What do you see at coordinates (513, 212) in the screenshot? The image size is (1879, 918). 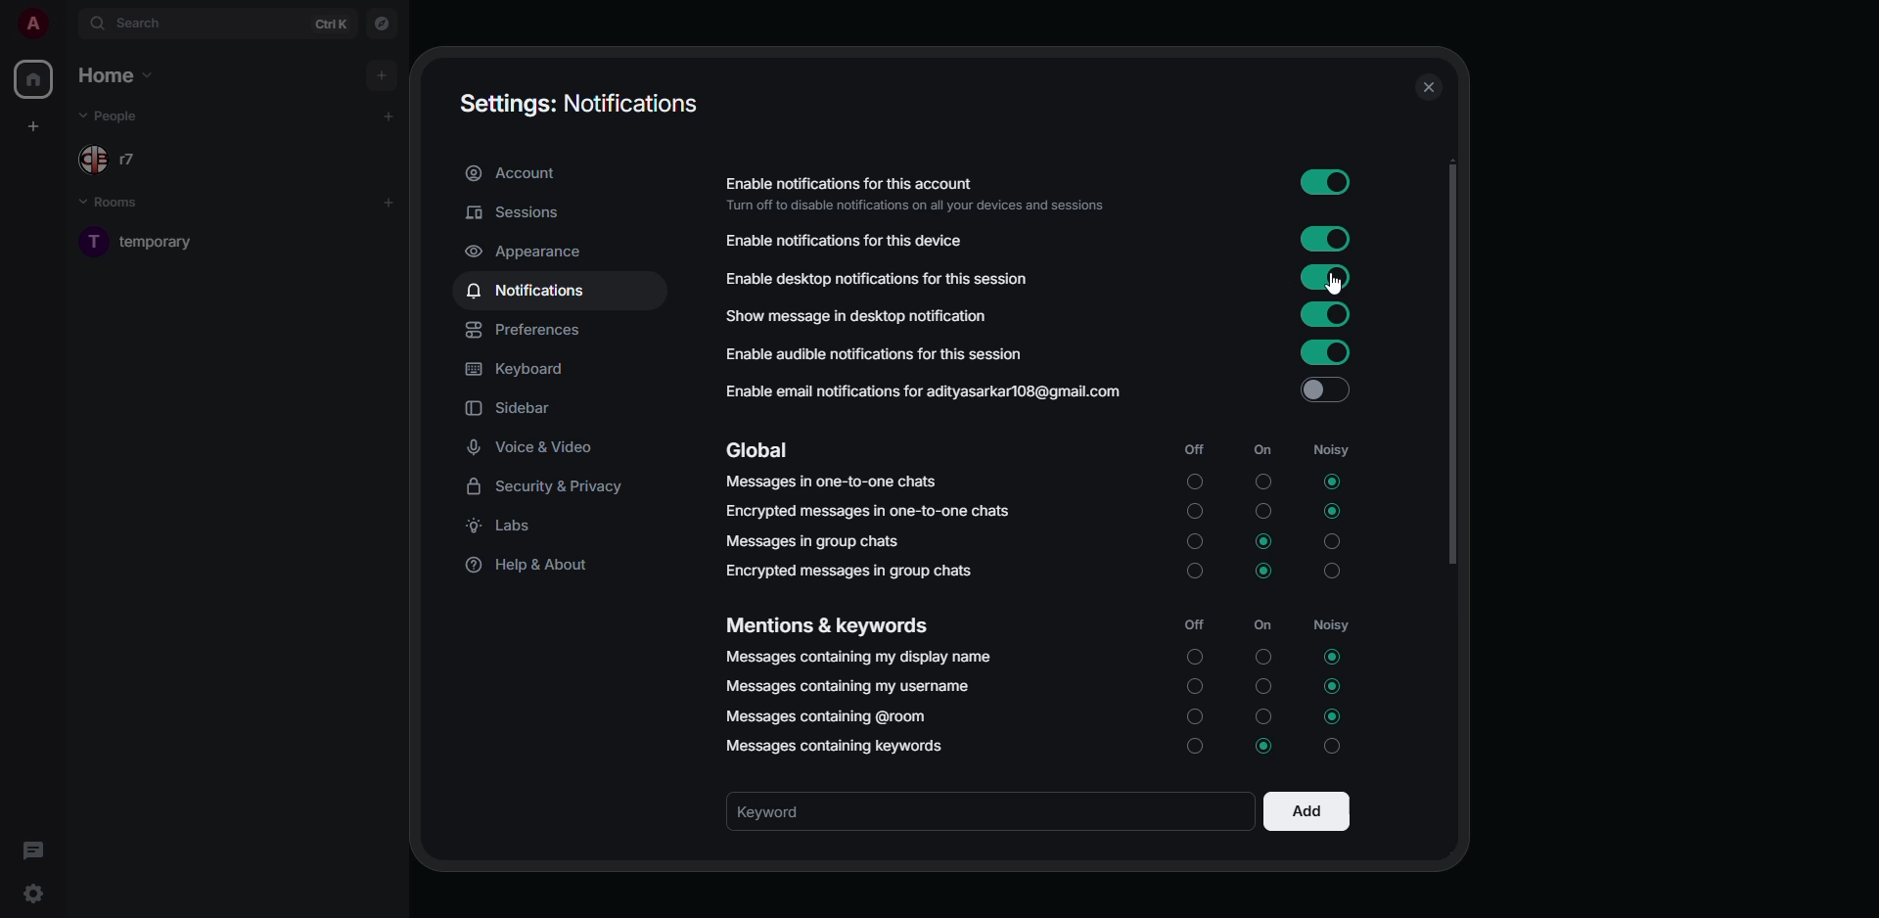 I see `sessions` at bounding box center [513, 212].